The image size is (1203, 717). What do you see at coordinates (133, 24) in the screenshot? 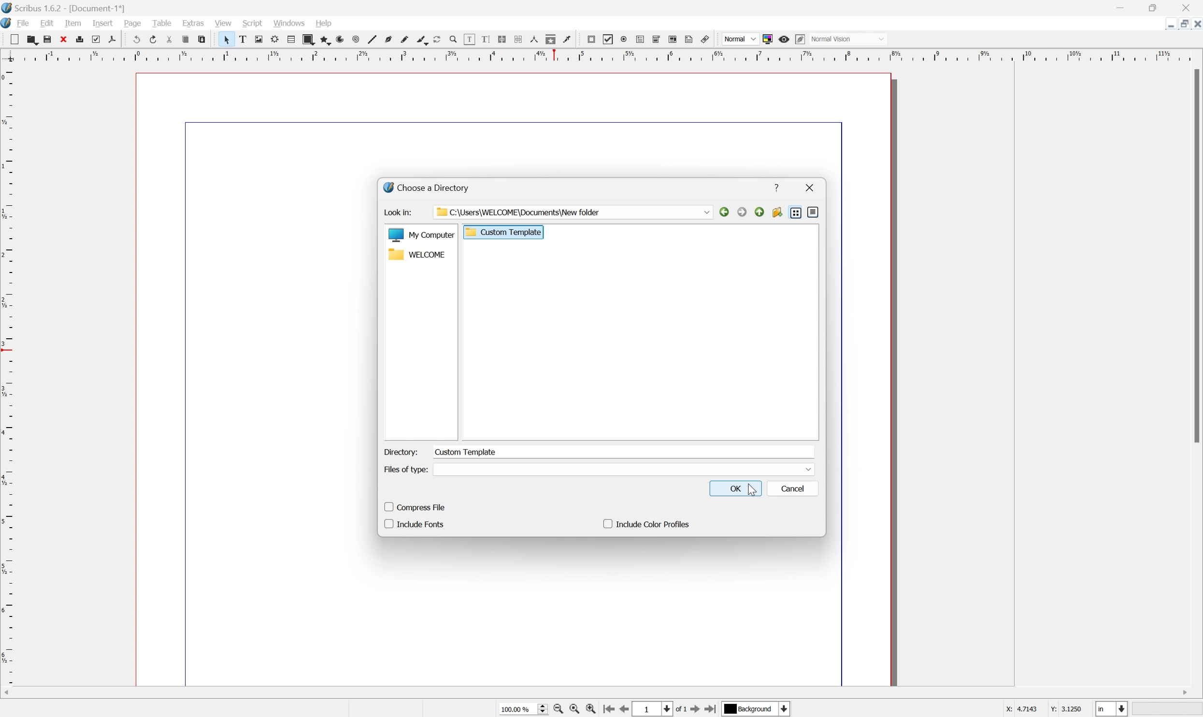
I see `page` at bounding box center [133, 24].